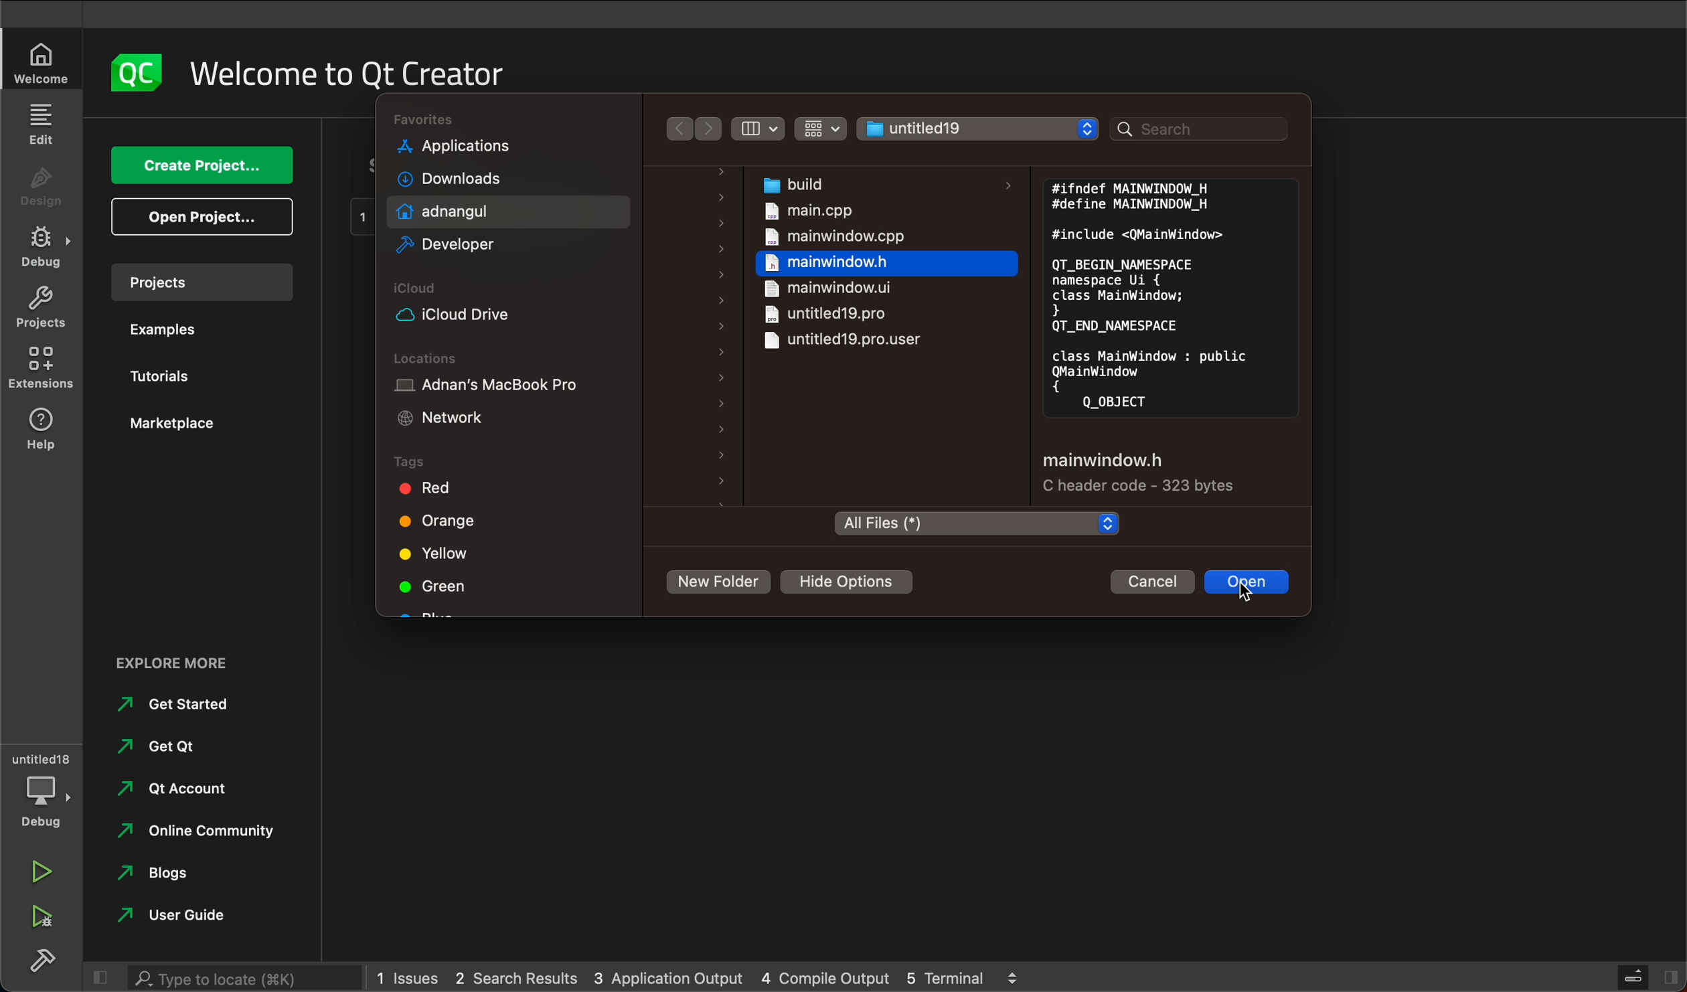 This screenshot has height=992, width=1687. I want to click on new folder, so click(724, 584).